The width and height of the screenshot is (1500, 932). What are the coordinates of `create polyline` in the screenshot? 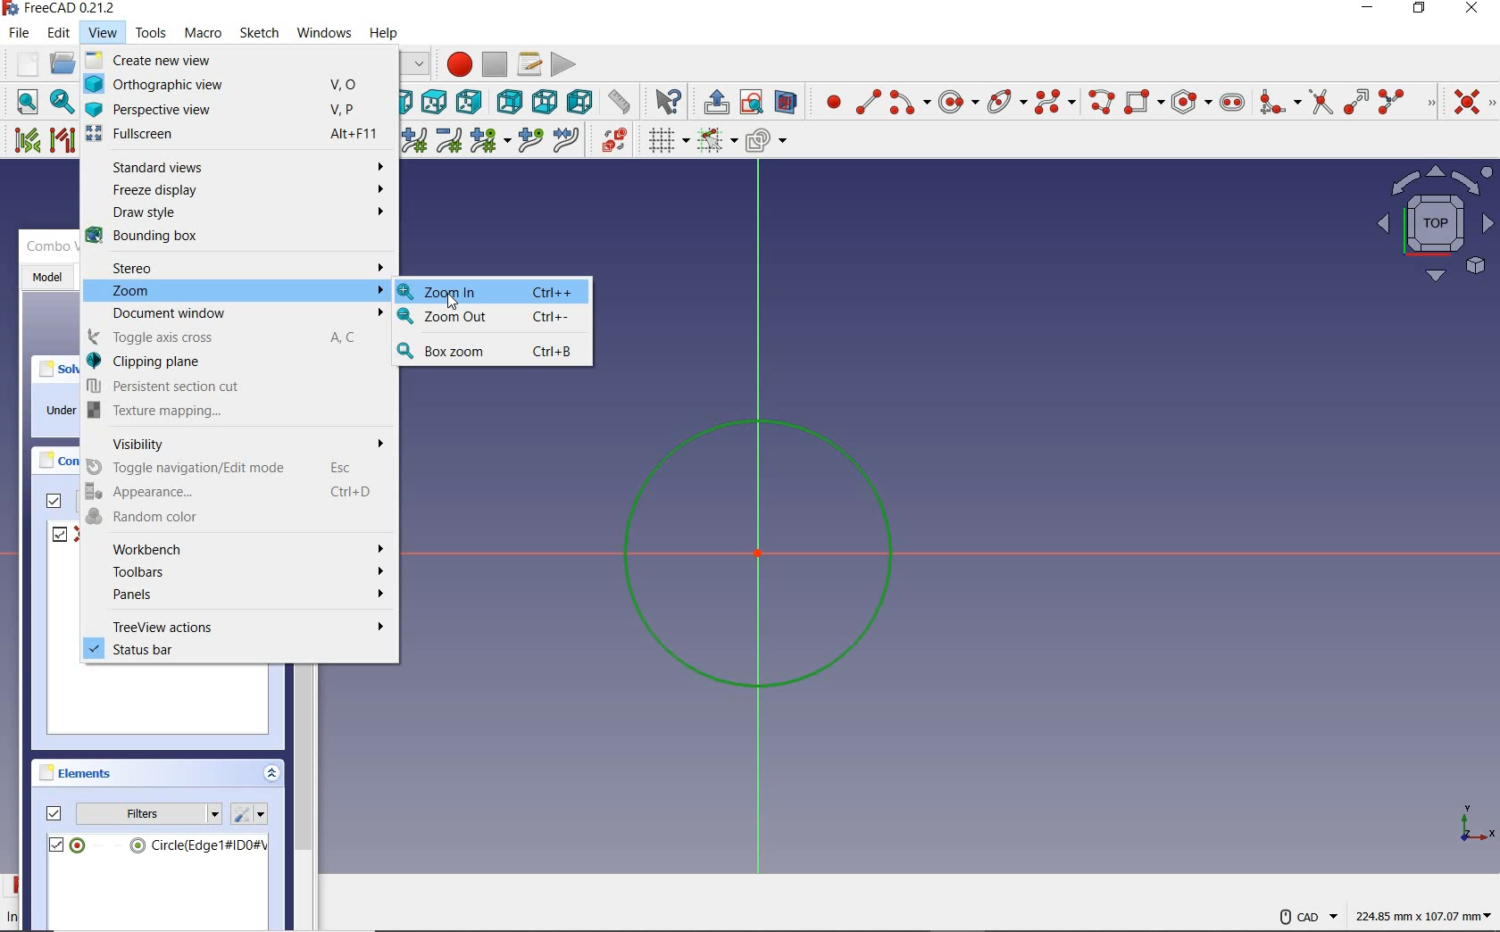 It's located at (1100, 103).